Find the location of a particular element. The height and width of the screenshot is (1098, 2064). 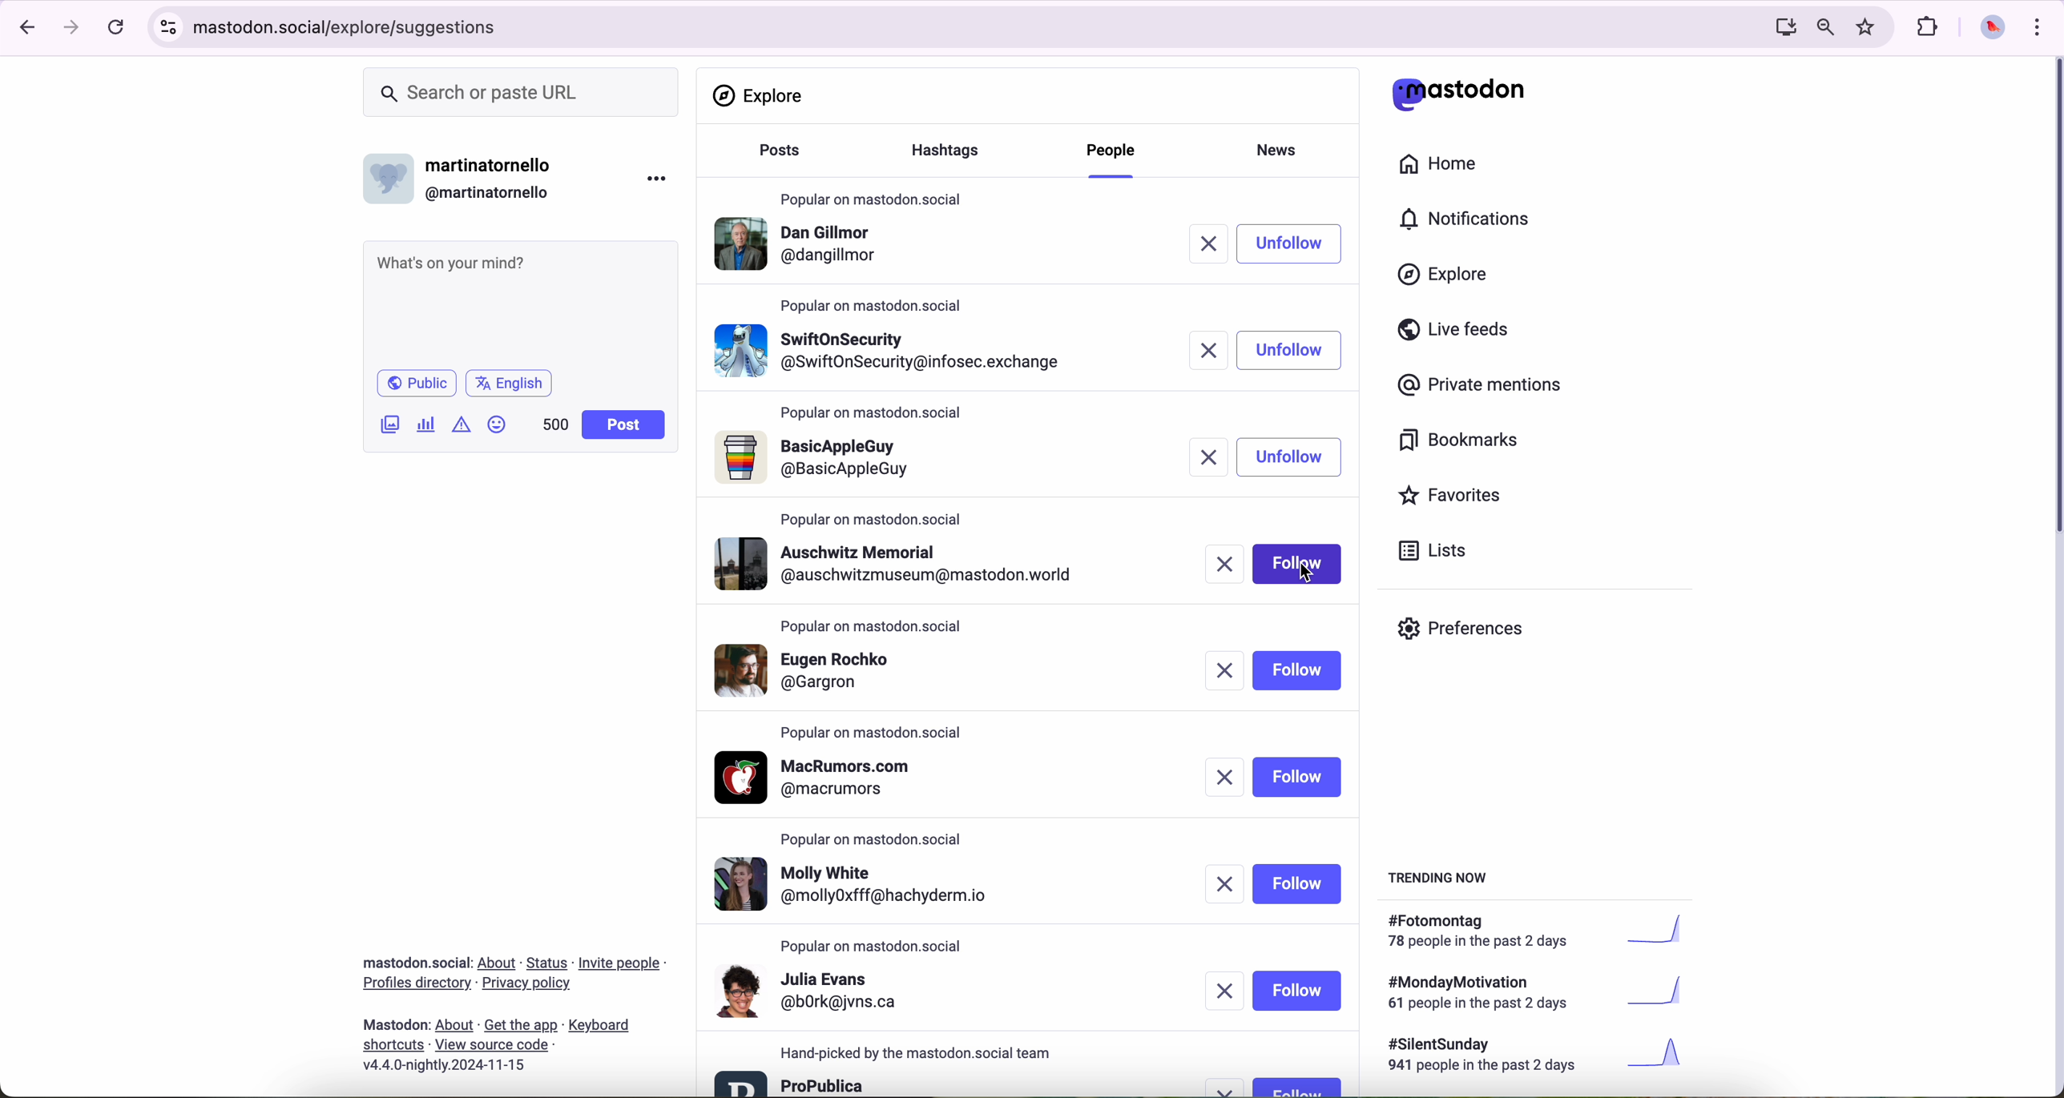

click on explore button is located at coordinates (1447, 282).